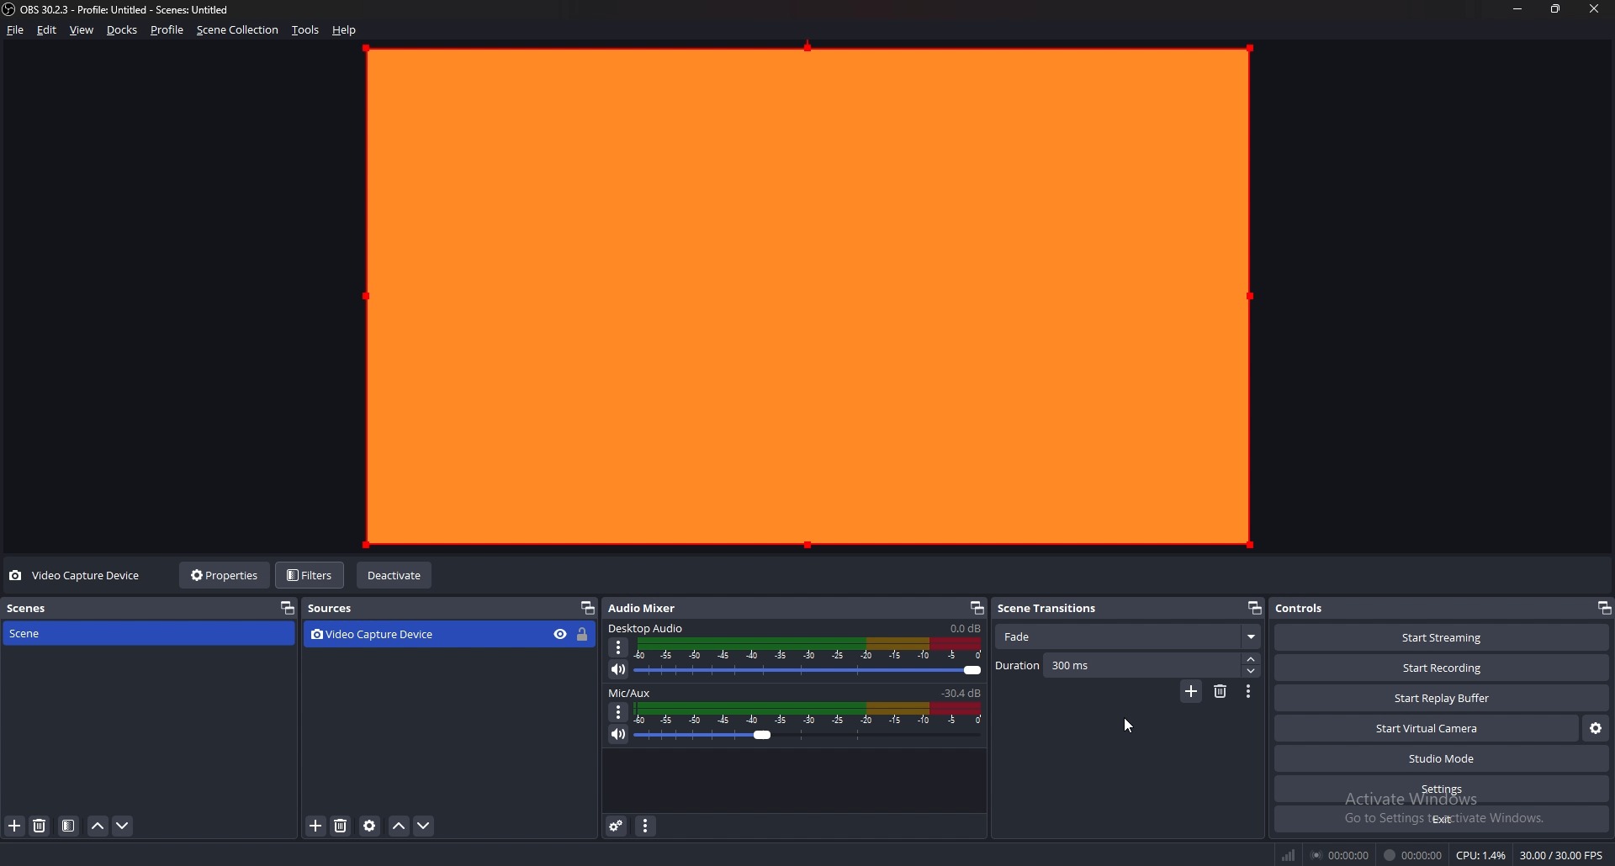 This screenshot has height=866, width=1615. What do you see at coordinates (806, 296) in the screenshot?
I see `webcam` at bounding box center [806, 296].